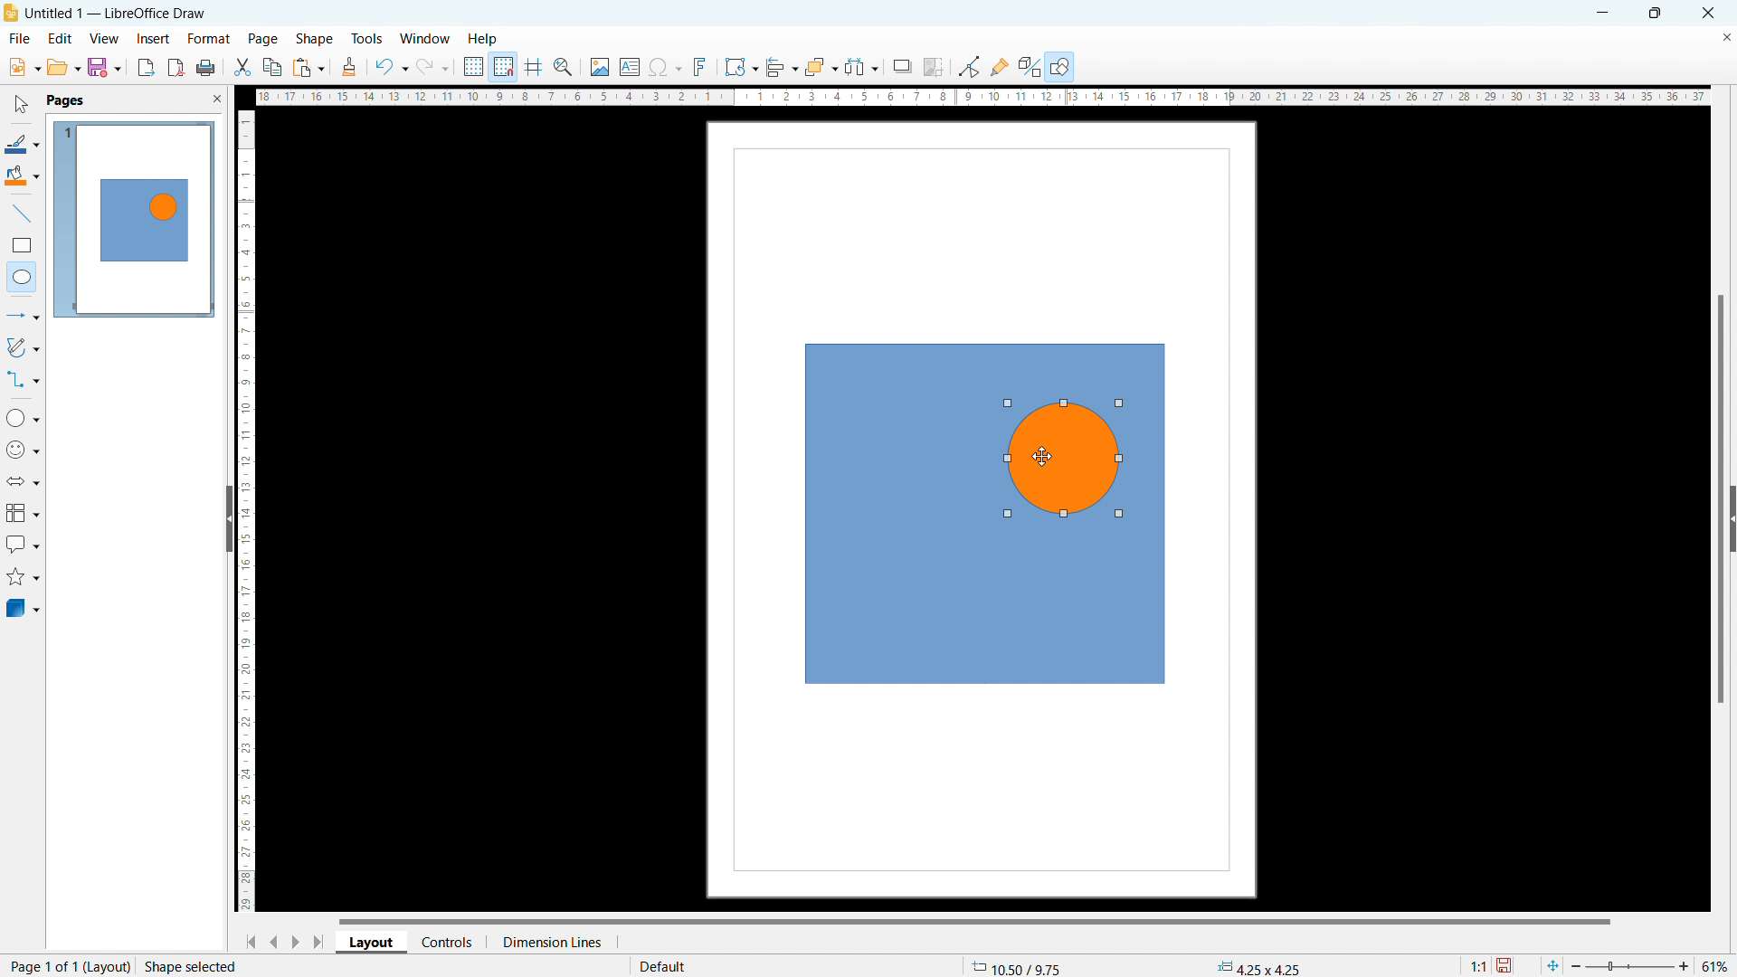  What do you see at coordinates (176, 68) in the screenshot?
I see `export directly as pdf` at bounding box center [176, 68].